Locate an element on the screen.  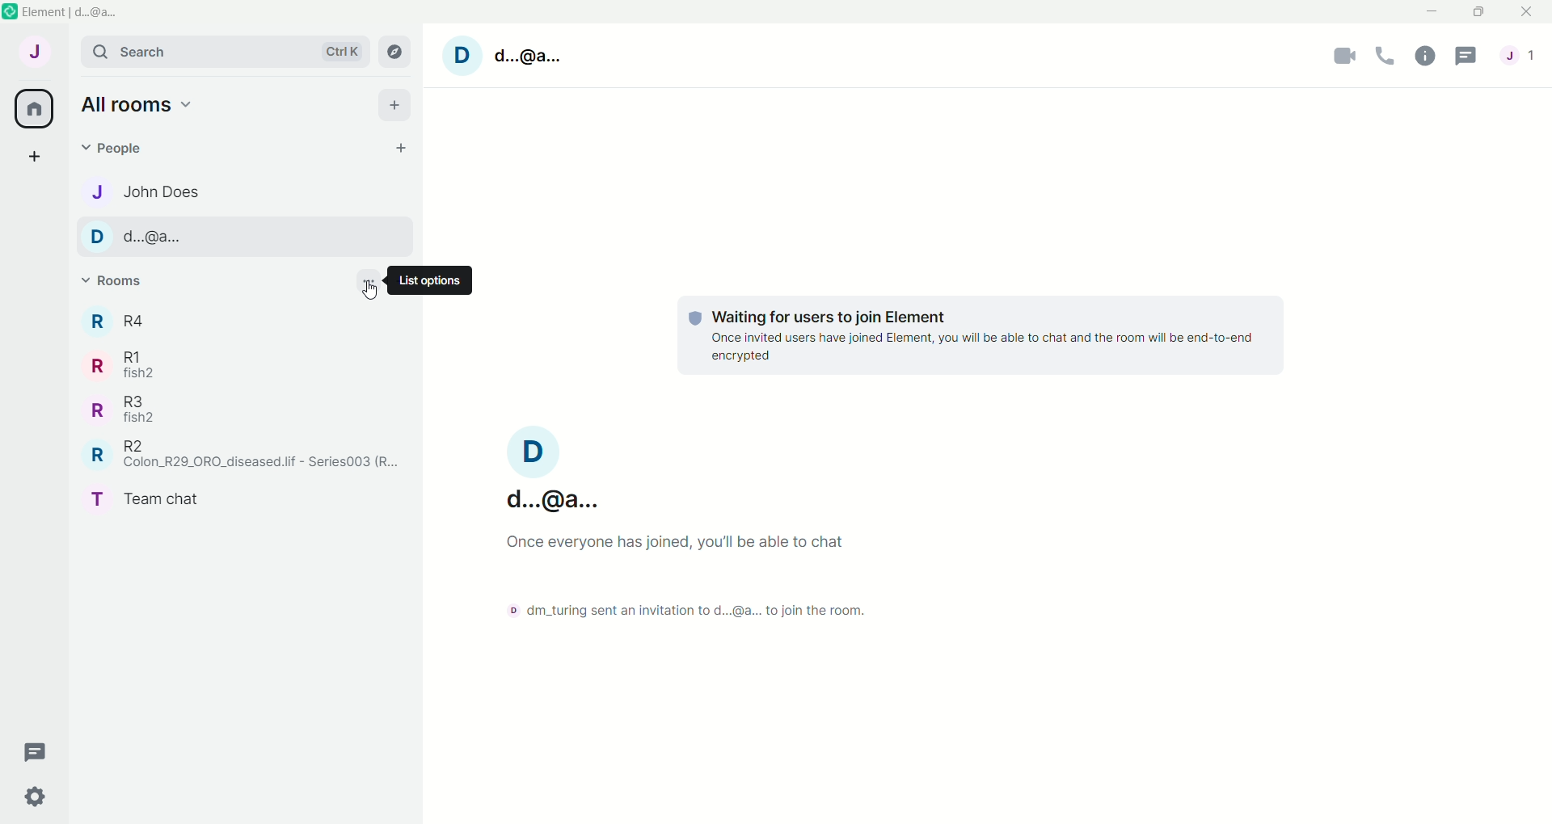
Search bar is located at coordinates (222, 53).